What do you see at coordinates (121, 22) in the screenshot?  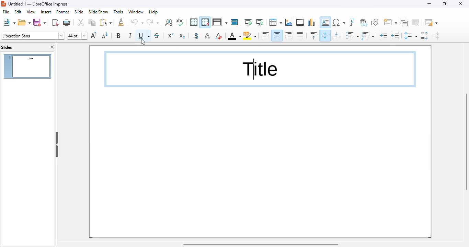 I see `clone formatting` at bounding box center [121, 22].